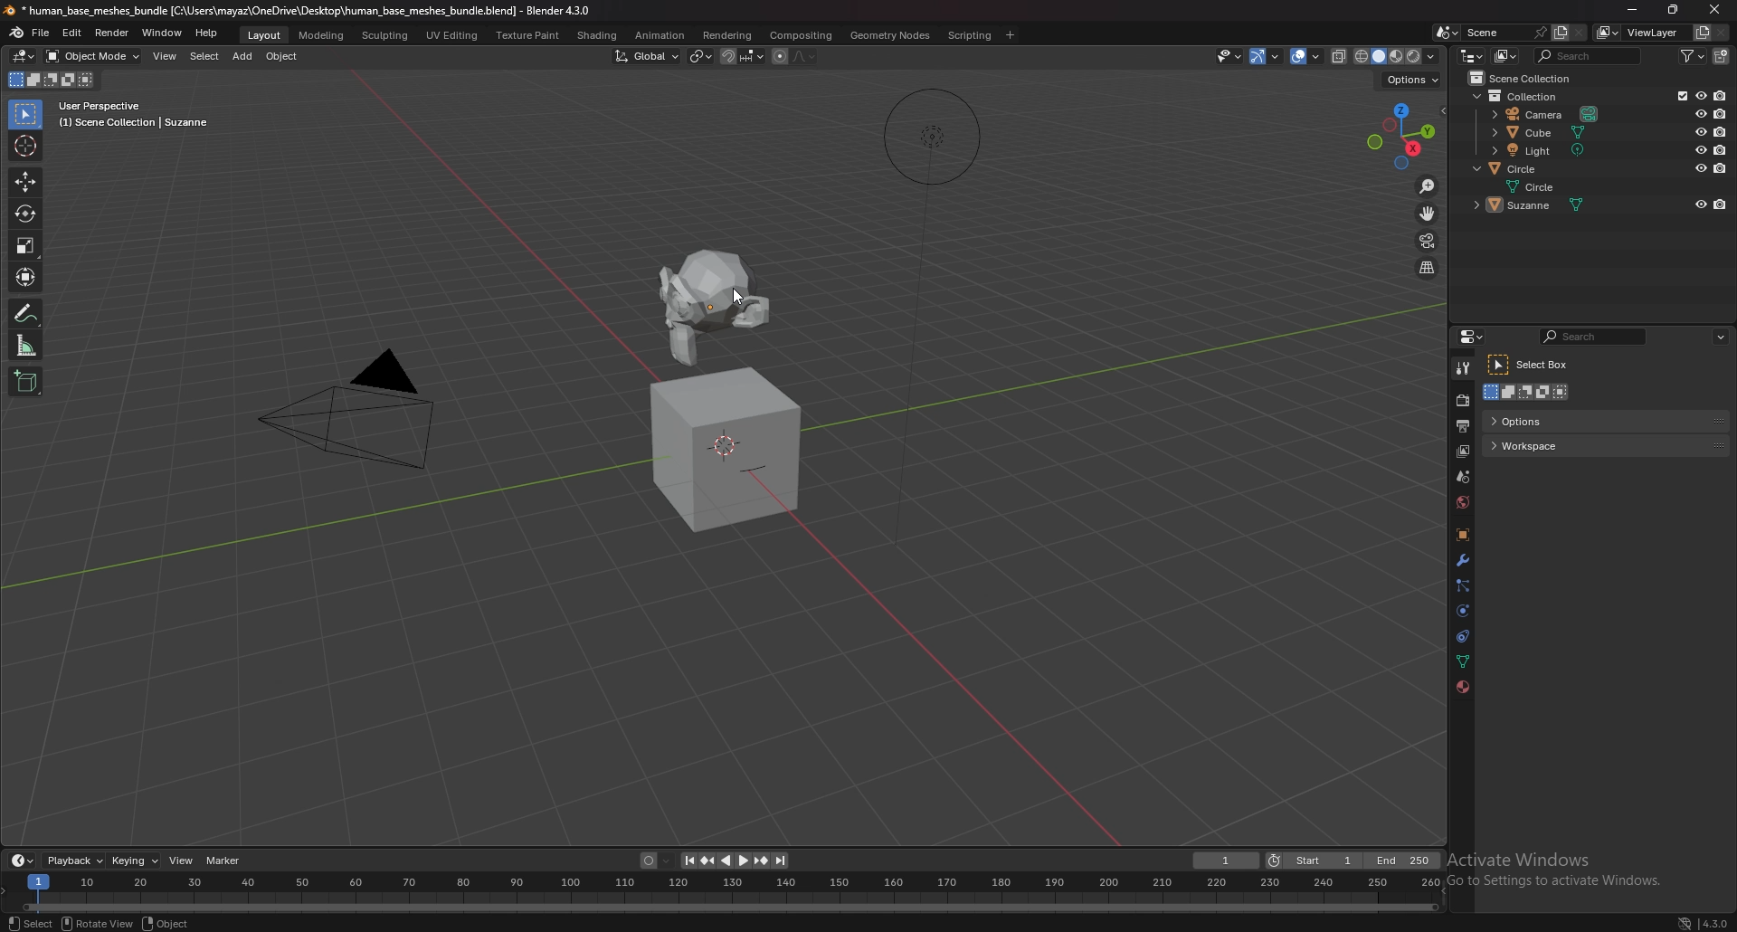  What do you see at coordinates (1719, 8) in the screenshot?
I see `close` at bounding box center [1719, 8].